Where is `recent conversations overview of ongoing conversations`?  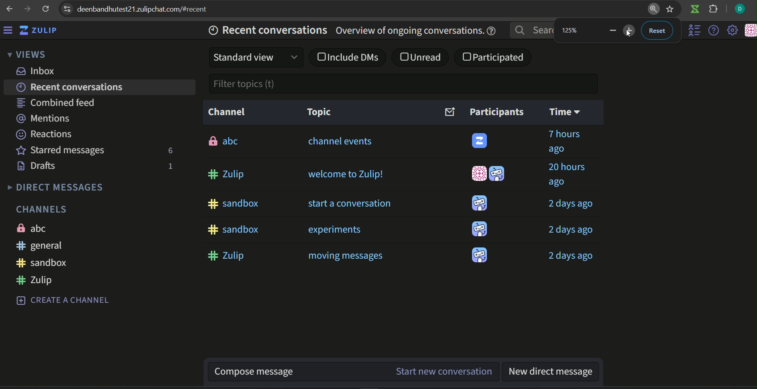 recent conversations overview of ongoing conversations is located at coordinates (349, 30).